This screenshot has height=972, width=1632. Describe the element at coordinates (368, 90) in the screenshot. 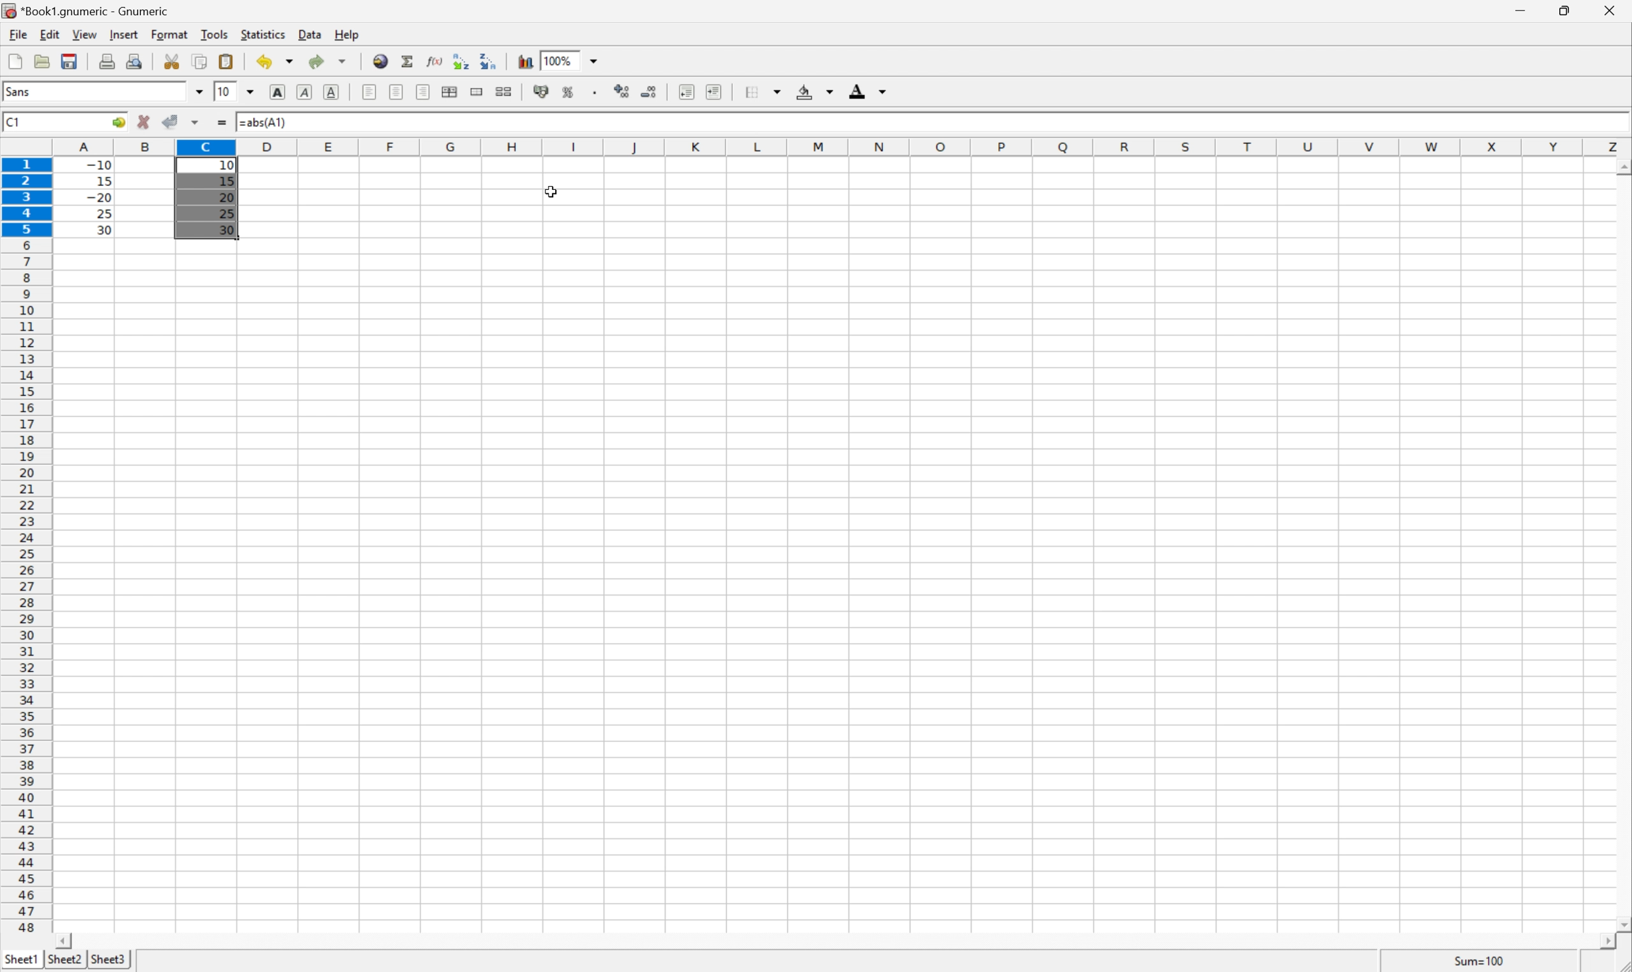

I see `Align left` at that location.